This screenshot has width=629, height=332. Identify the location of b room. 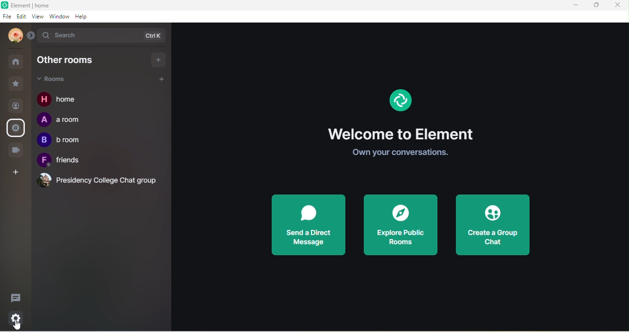
(59, 140).